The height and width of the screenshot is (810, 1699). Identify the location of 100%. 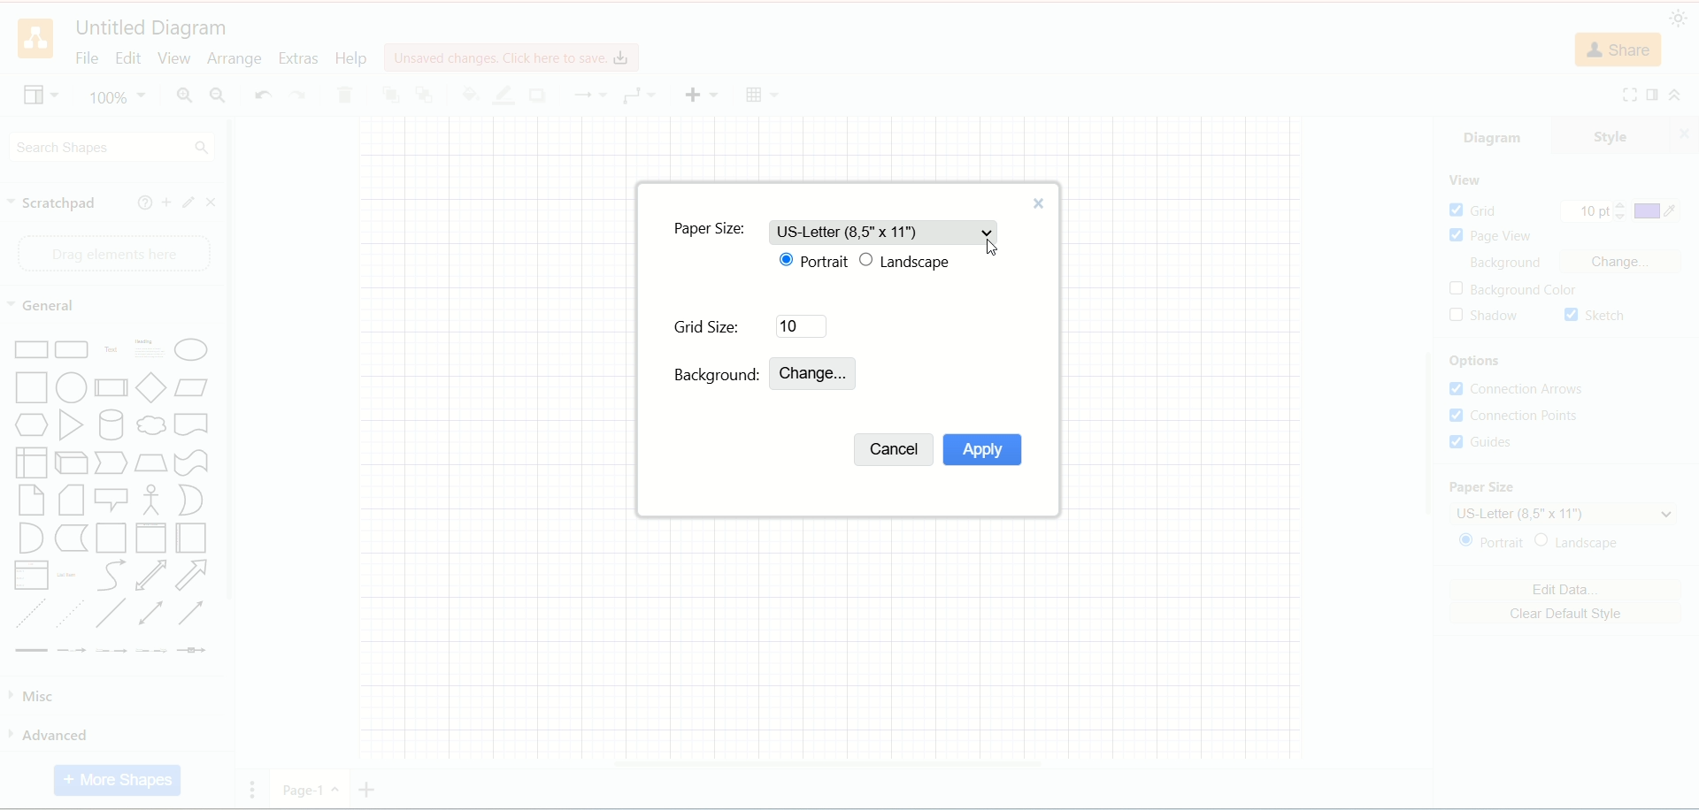
(116, 96).